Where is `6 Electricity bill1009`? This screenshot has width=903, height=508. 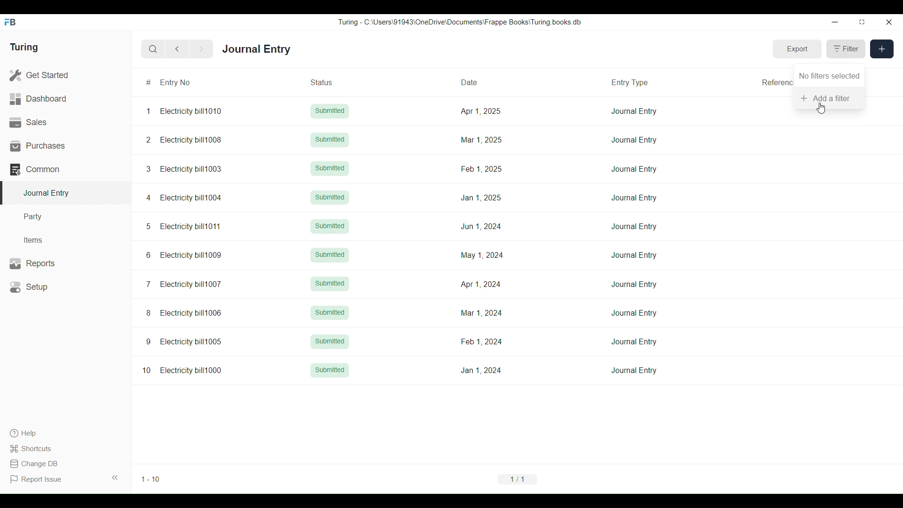 6 Electricity bill1009 is located at coordinates (184, 255).